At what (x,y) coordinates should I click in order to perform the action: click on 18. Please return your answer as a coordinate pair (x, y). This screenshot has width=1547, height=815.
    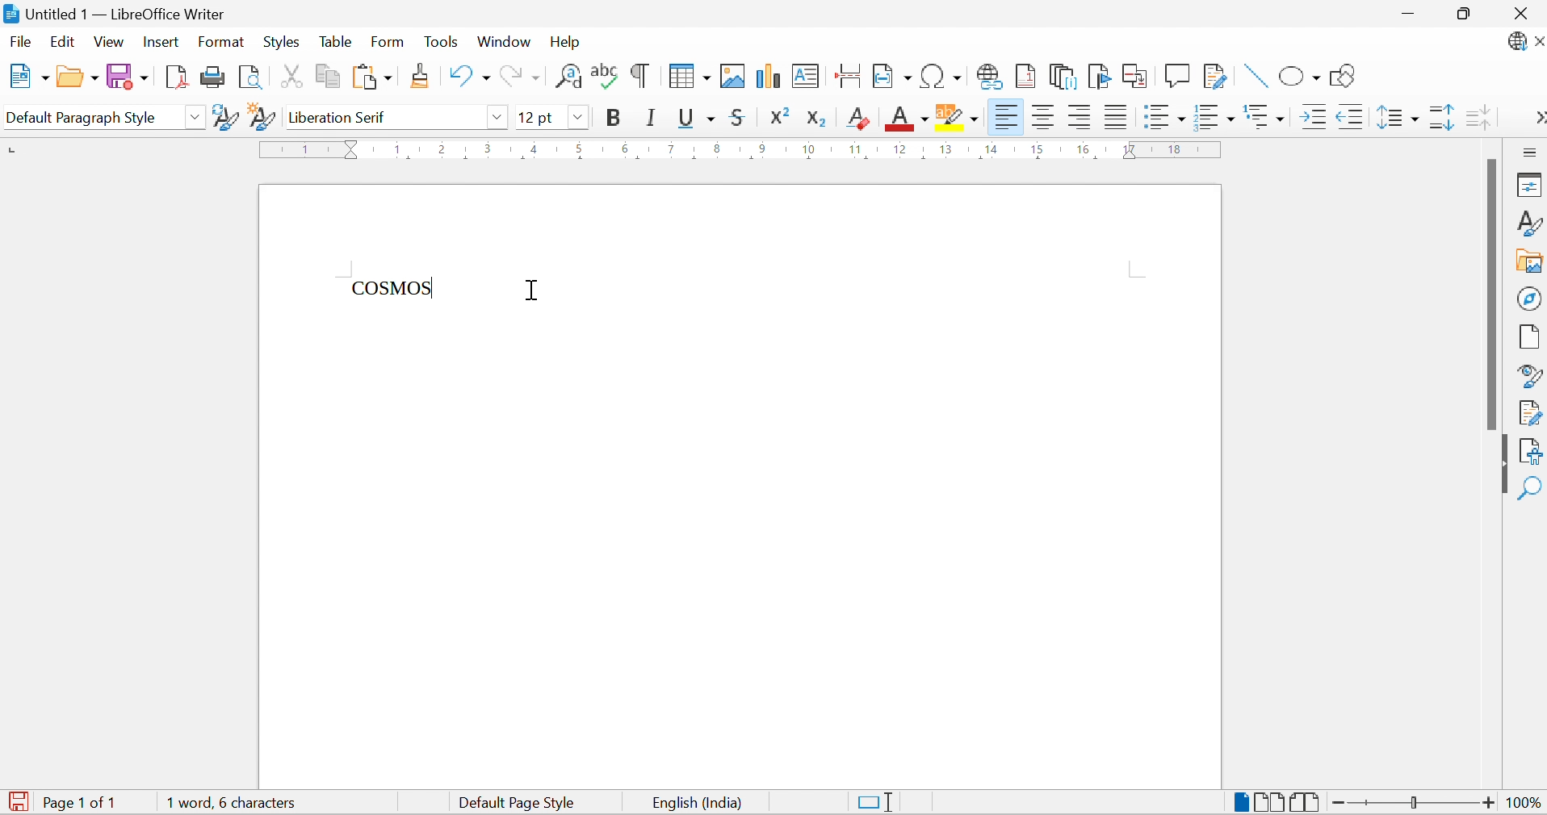
    Looking at the image, I should click on (1176, 148).